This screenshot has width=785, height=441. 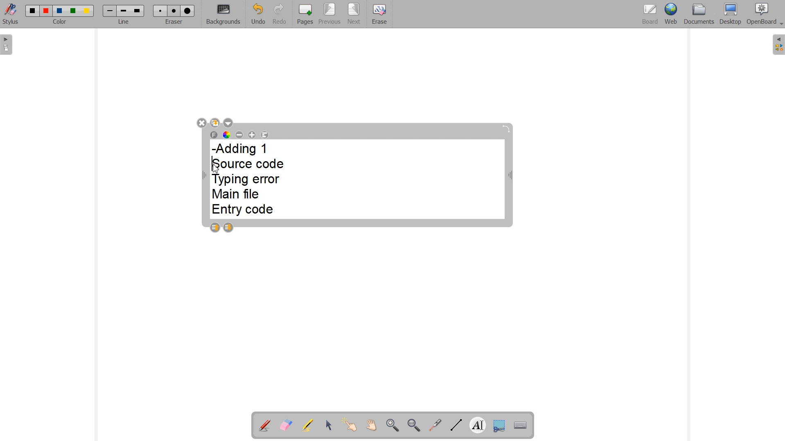 I want to click on -Adding 1 Source code Typing error Main file Entry code, so click(x=249, y=180).